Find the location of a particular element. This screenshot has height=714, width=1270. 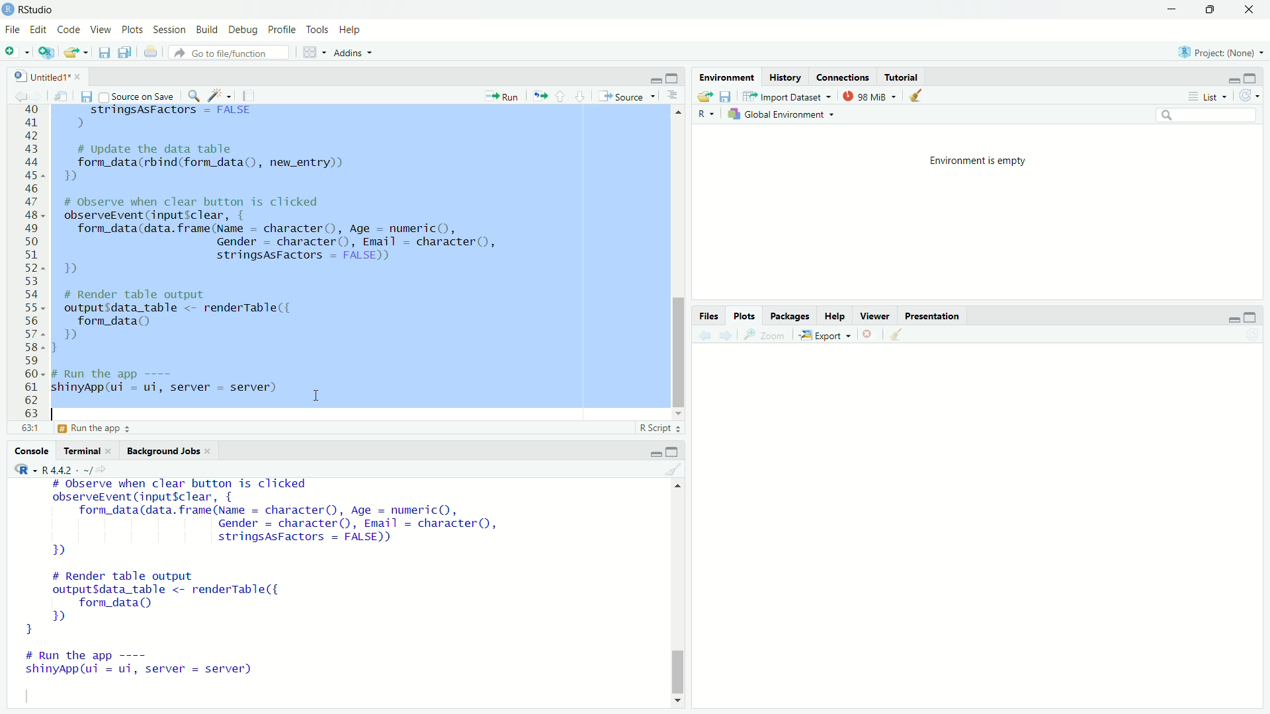

Open an existing file is located at coordinates (77, 53).